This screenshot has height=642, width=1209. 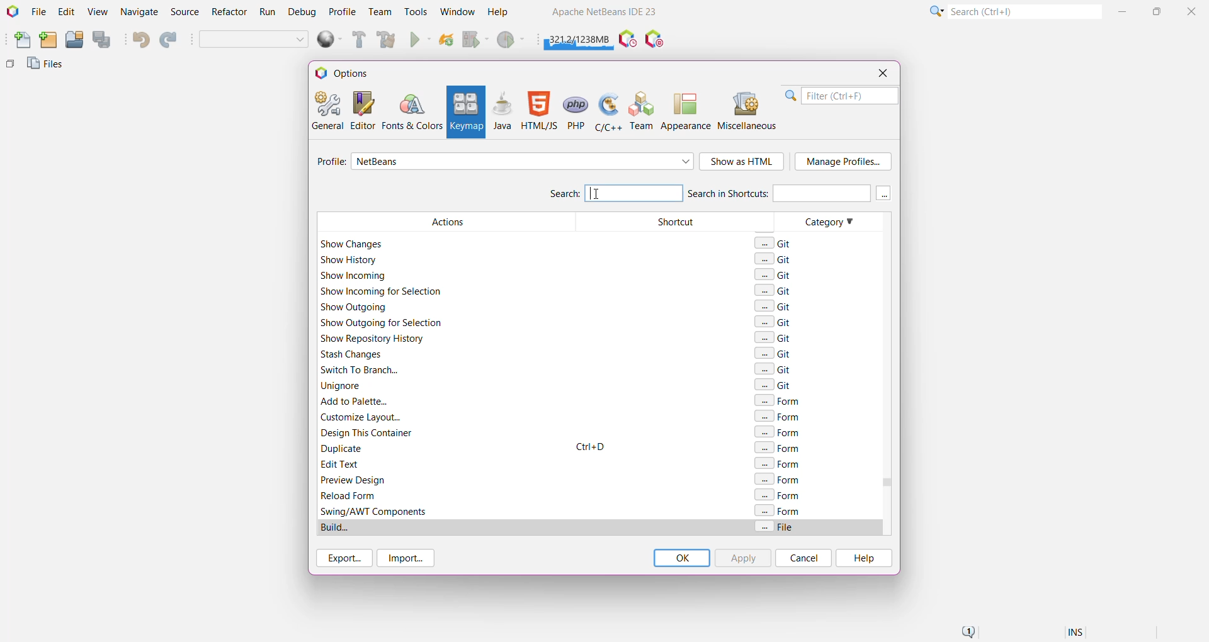 What do you see at coordinates (615, 192) in the screenshot?
I see `Search` at bounding box center [615, 192].